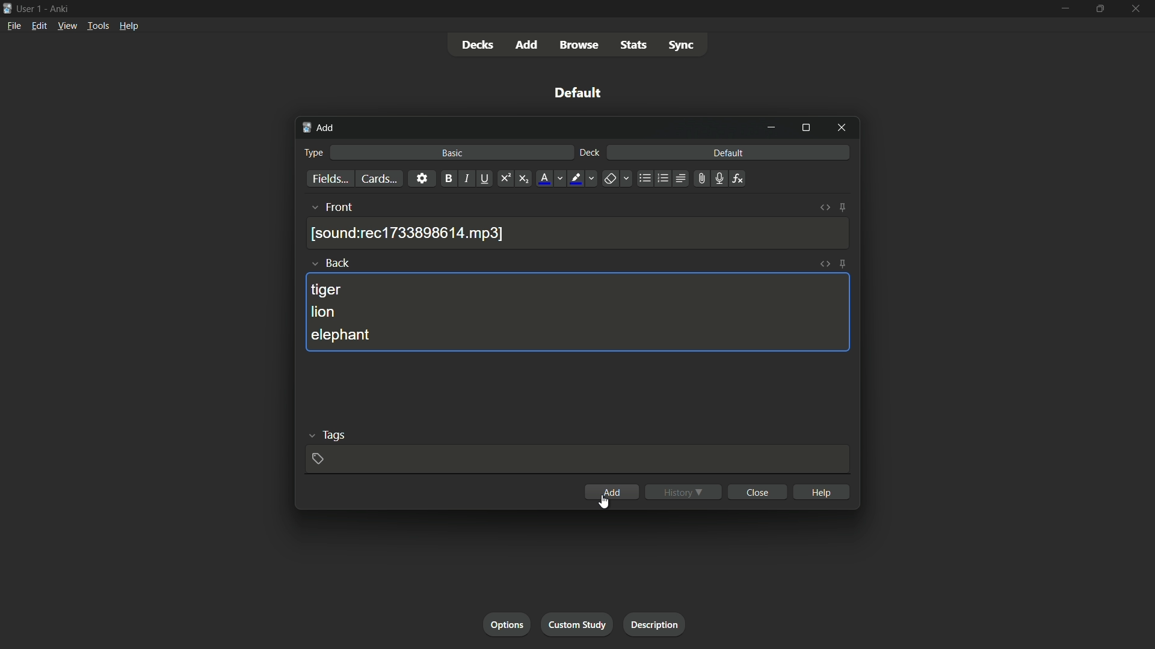  Describe the element at coordinates (805, 129) in the screenshot. I see `maximize` at that location.